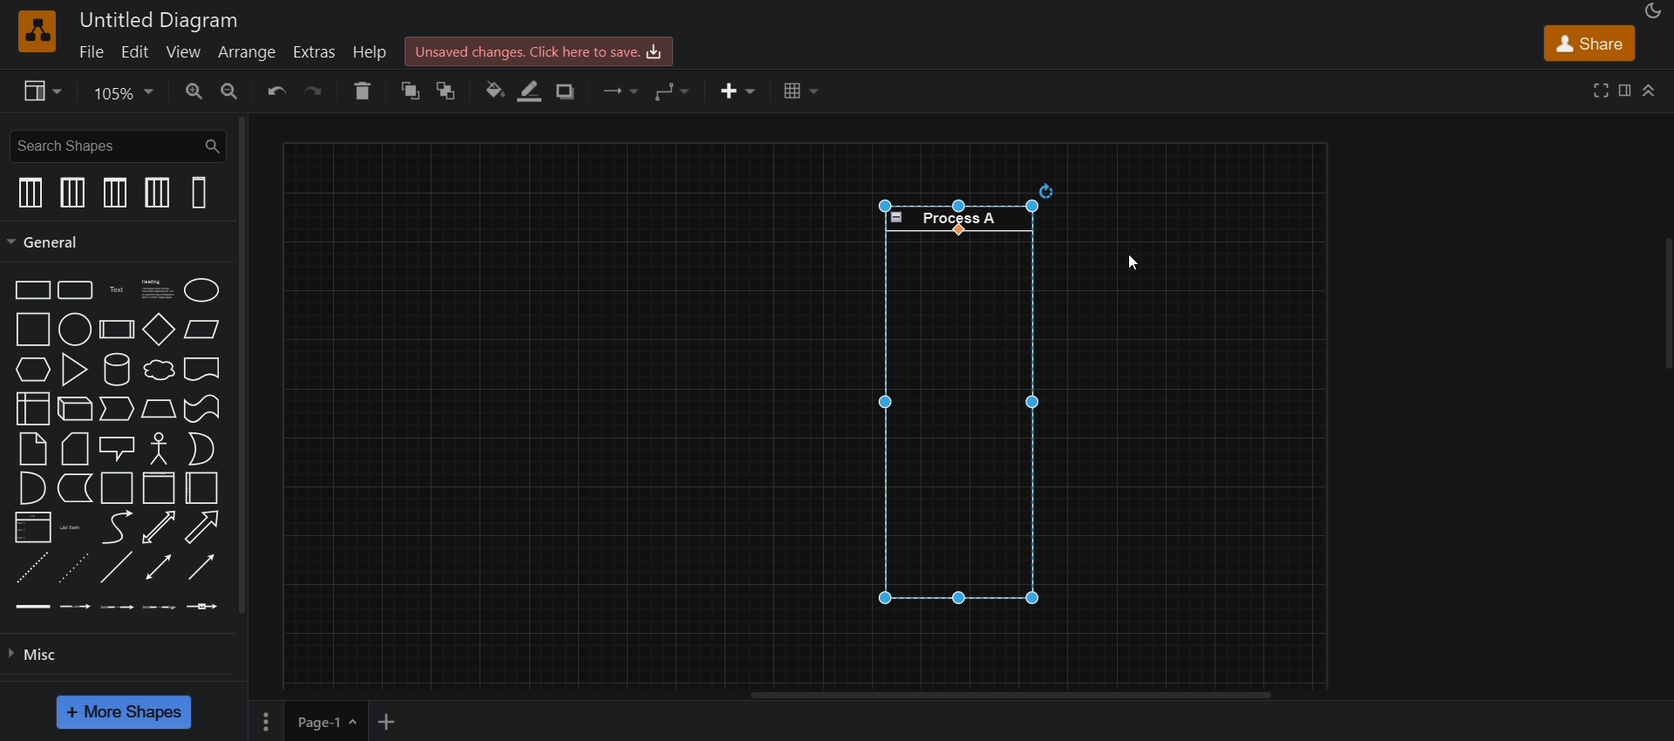 This screenshot has width=1674, height=741. I want to click on fill color, so click(493, 91).